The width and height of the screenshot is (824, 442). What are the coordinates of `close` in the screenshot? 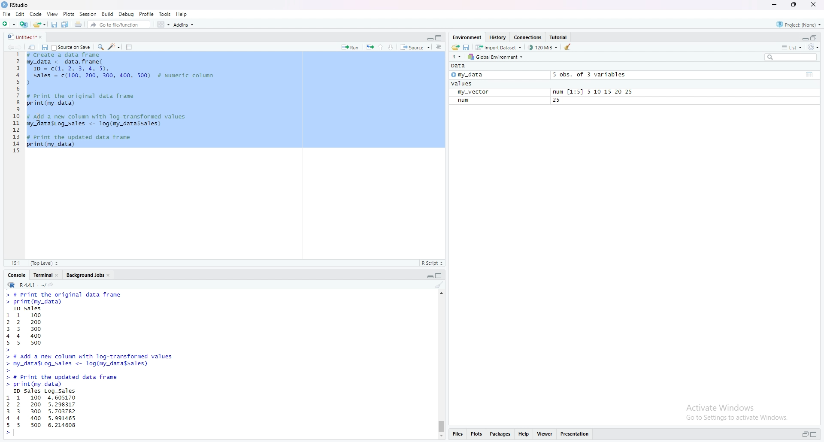 It's located at (59, 275).